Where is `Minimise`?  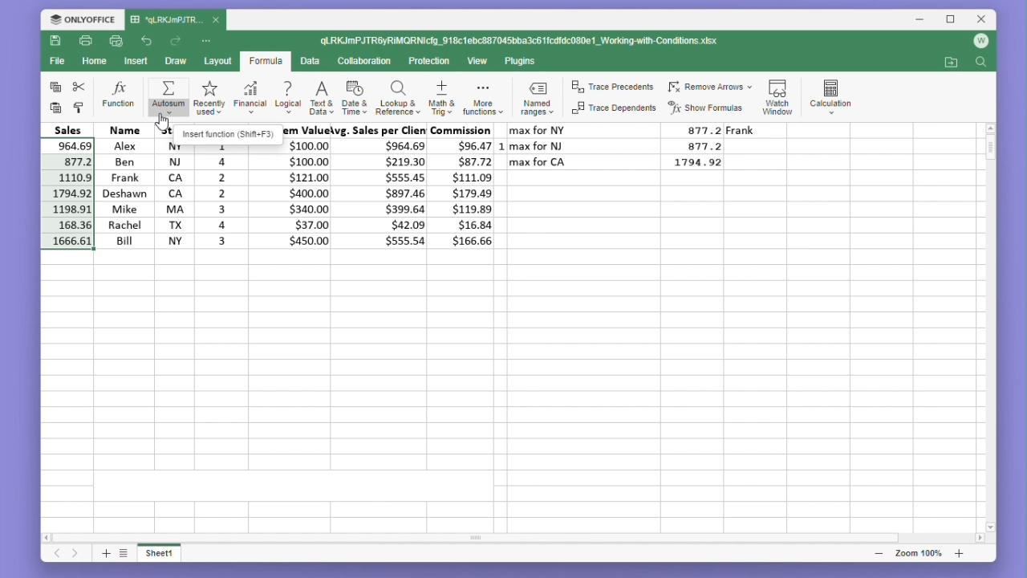
Minimise is located at coordinates (920, 20).